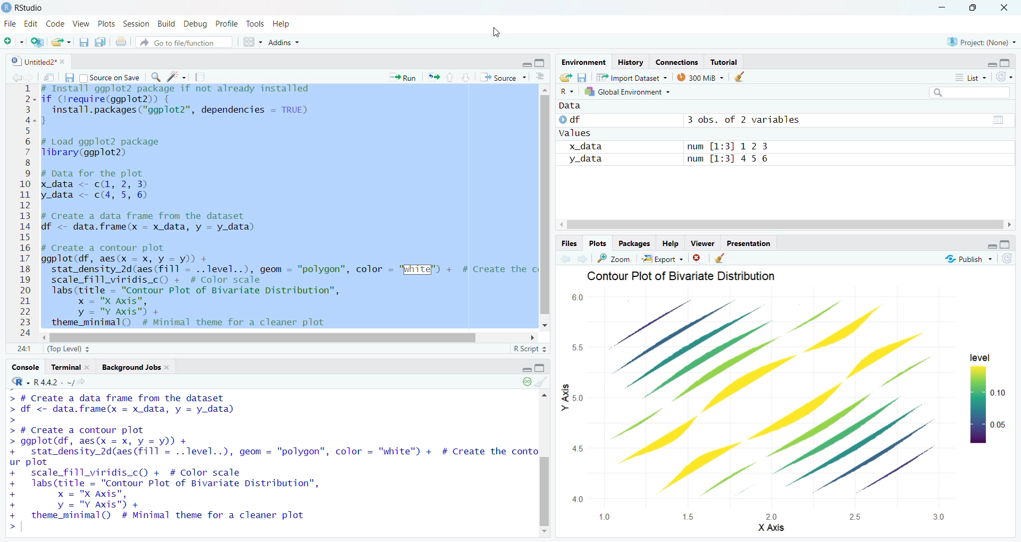 The width and height of the screenshot is (1021, 542). Describe the element at coordinates (270, 336) in the screenshot. I see `horizontal scroll bar` at that location.